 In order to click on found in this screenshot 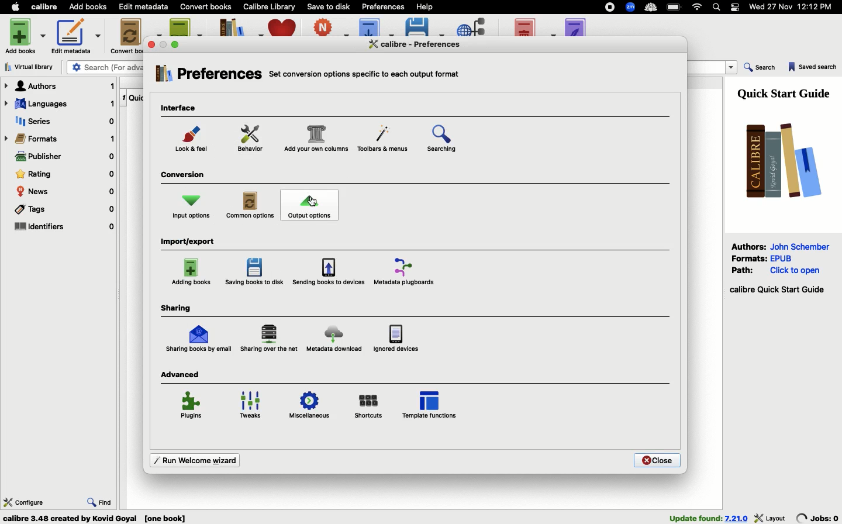, I will do `click(695, 518)`.